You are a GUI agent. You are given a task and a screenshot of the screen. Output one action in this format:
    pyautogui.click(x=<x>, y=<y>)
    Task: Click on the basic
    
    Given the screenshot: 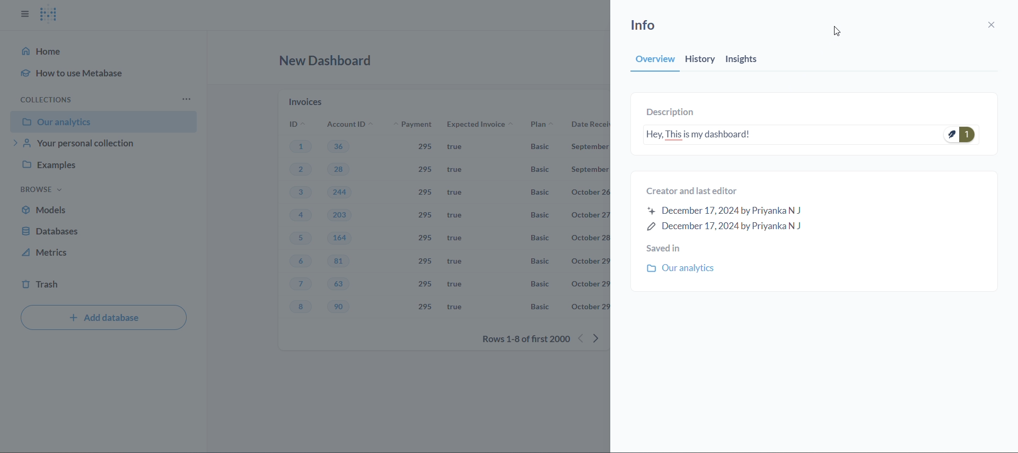 What is the action you would take?
    pyautogui.click(x=540, y=171)
    